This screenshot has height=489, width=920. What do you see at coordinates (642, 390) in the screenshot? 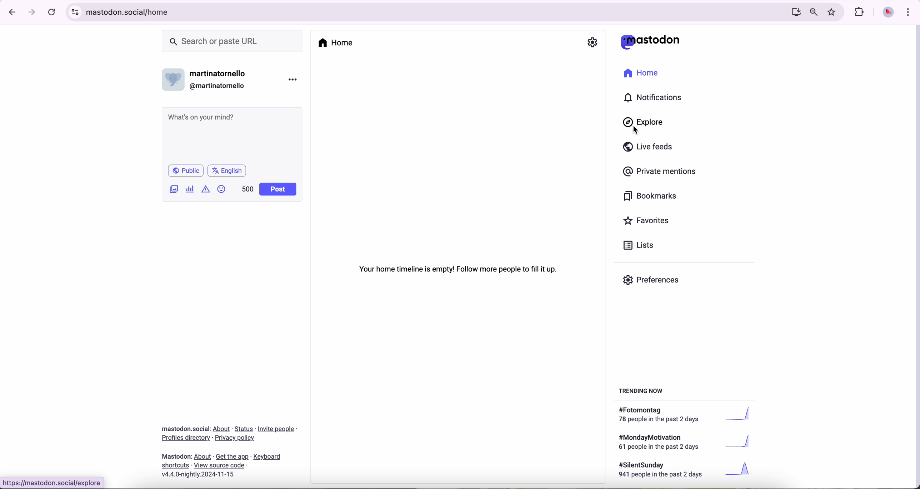
I see `trending now` at bounding box center [642, 390].